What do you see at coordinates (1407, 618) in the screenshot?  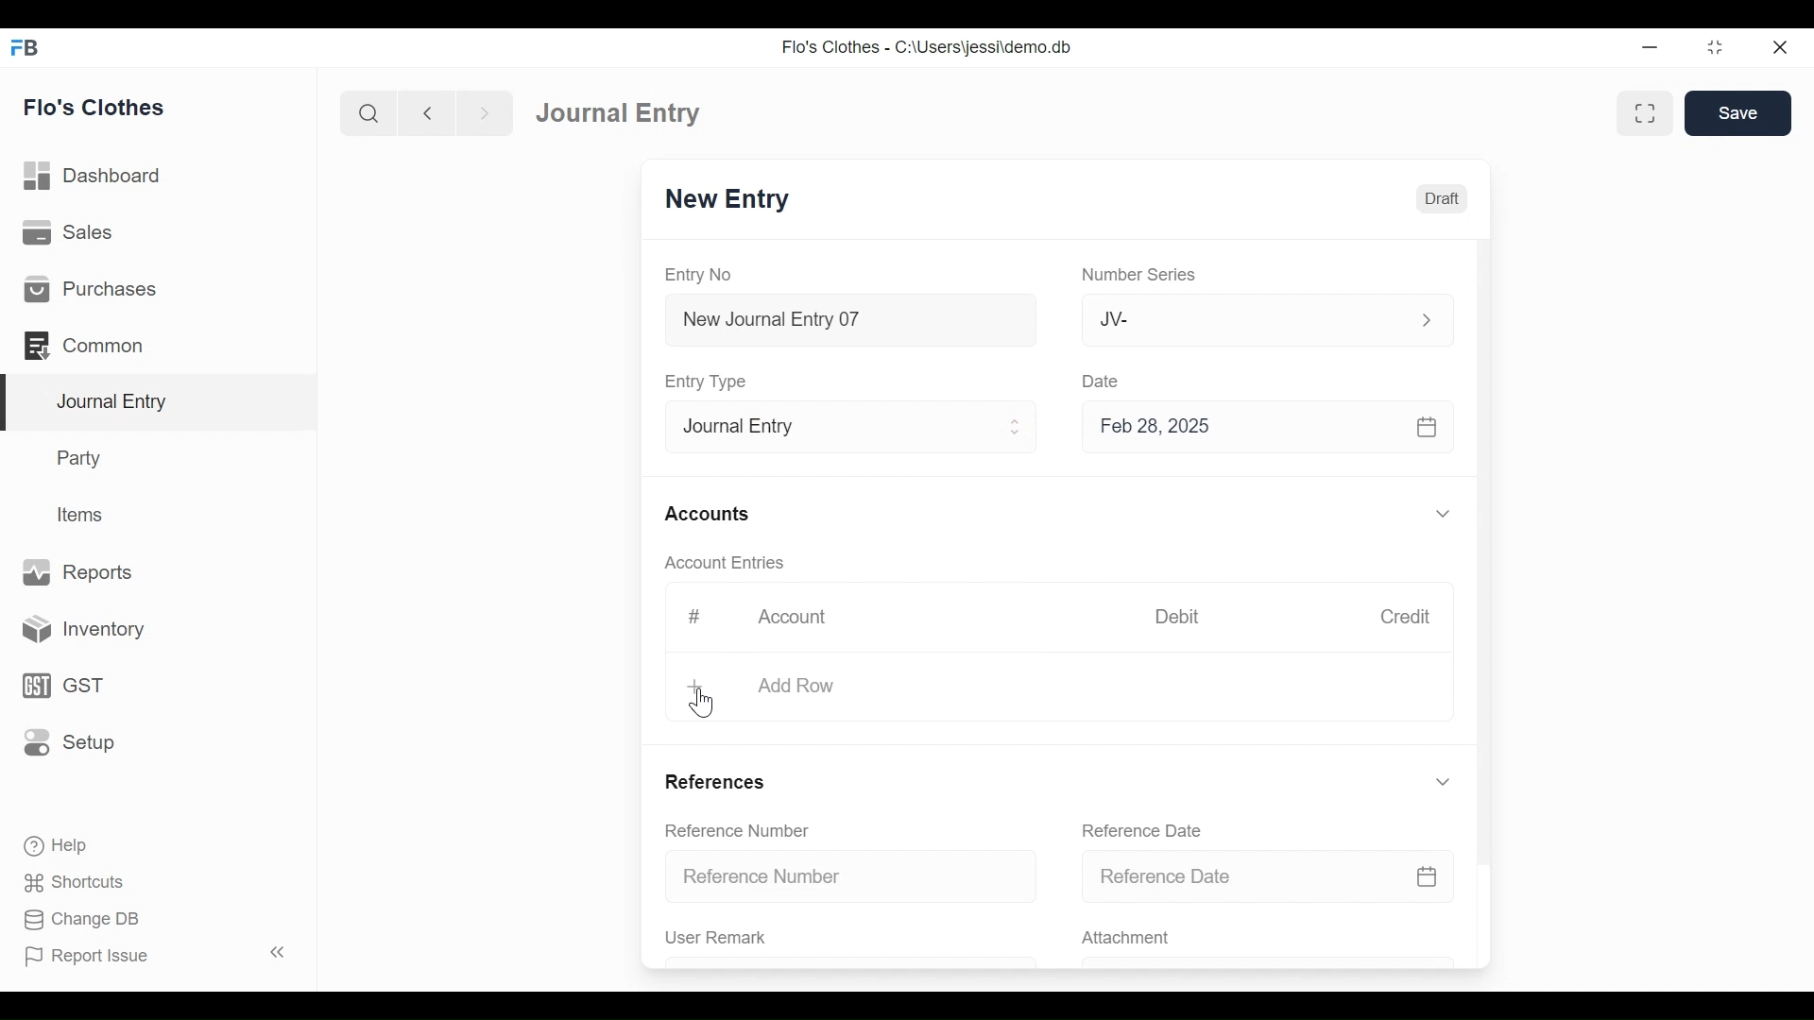 I see `Credit` at bounding box center [1407, 618].